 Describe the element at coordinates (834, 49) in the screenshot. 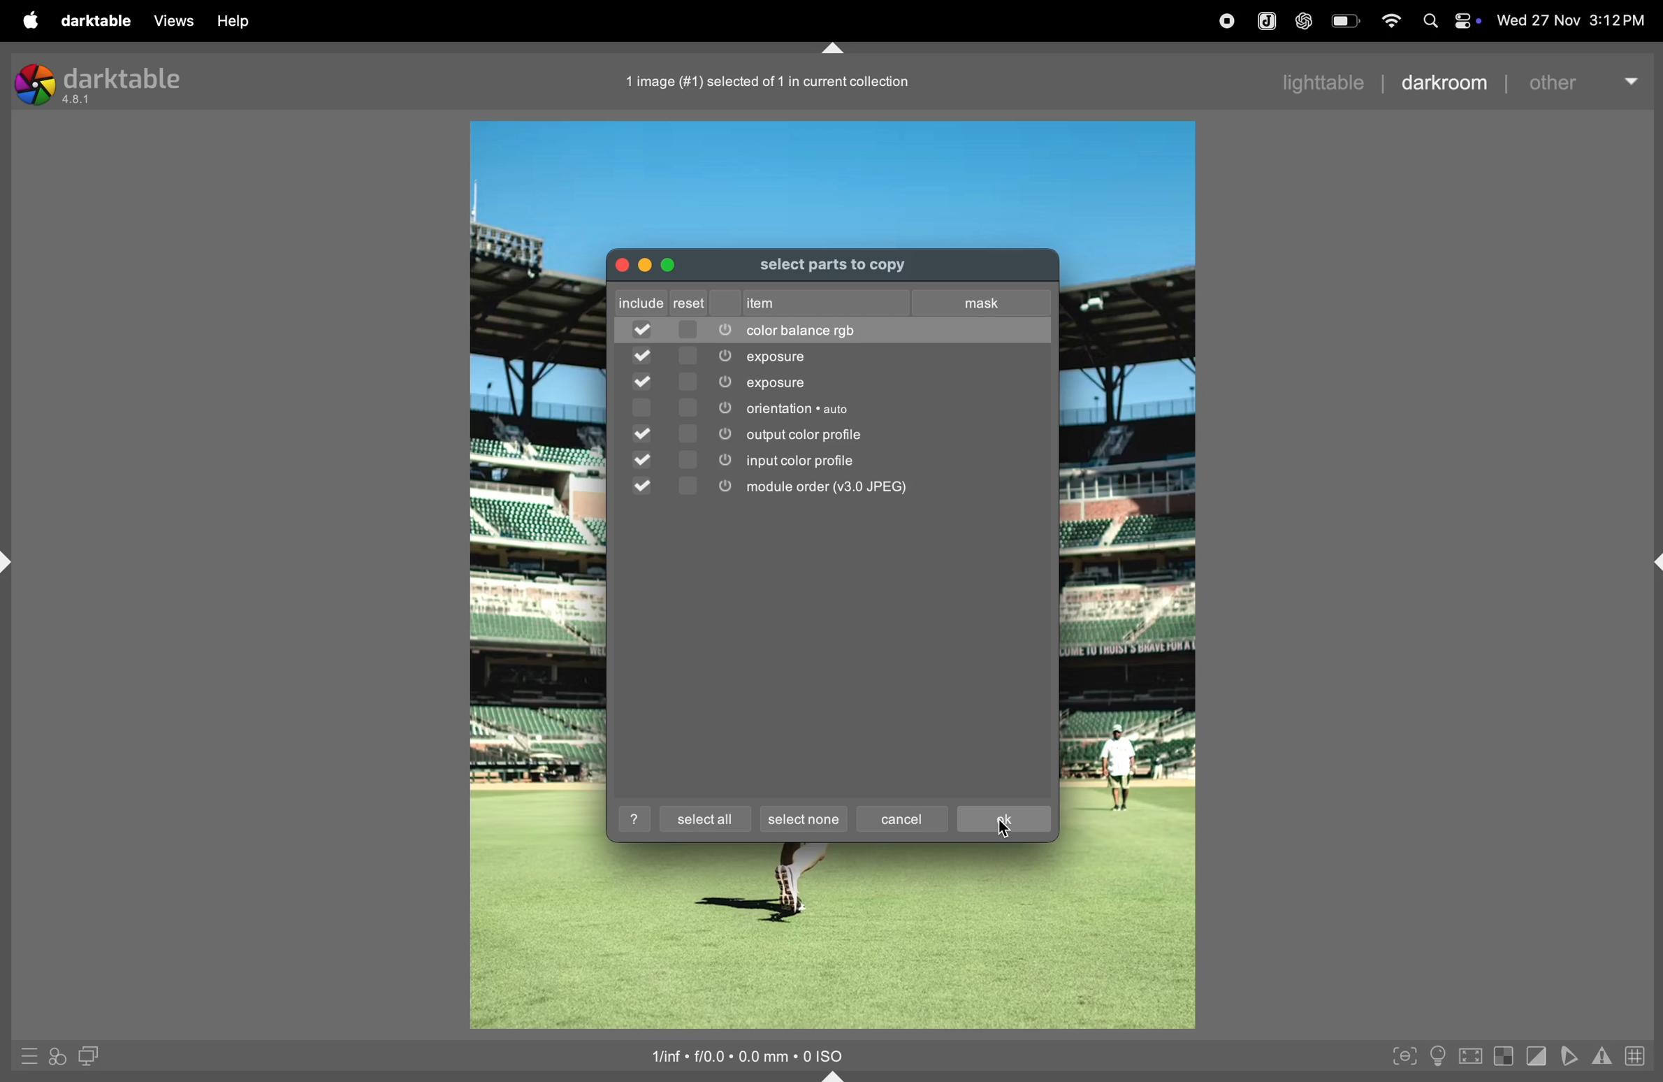

I see `shift+ctrl+t` at that location.